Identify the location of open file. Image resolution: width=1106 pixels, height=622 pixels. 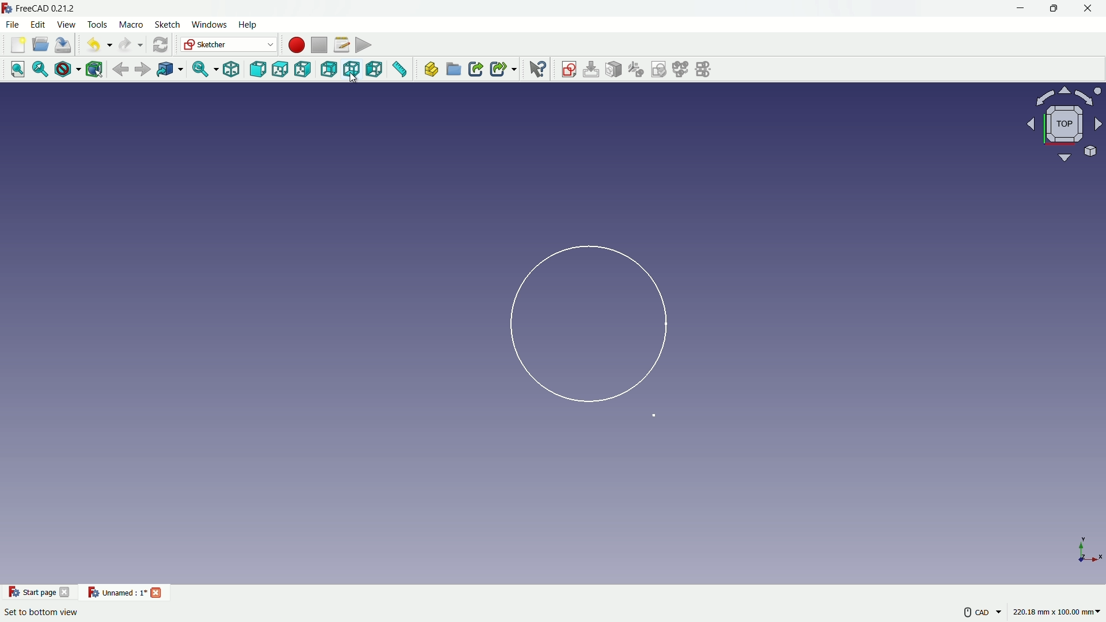
(17, 45).